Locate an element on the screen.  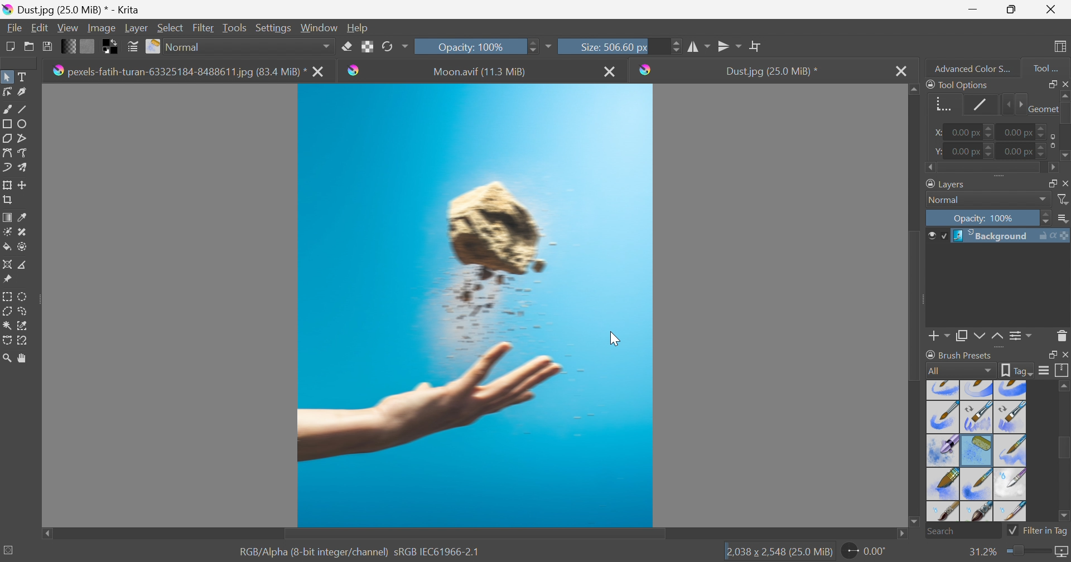
Icon is located at coordinates (1050, 140).